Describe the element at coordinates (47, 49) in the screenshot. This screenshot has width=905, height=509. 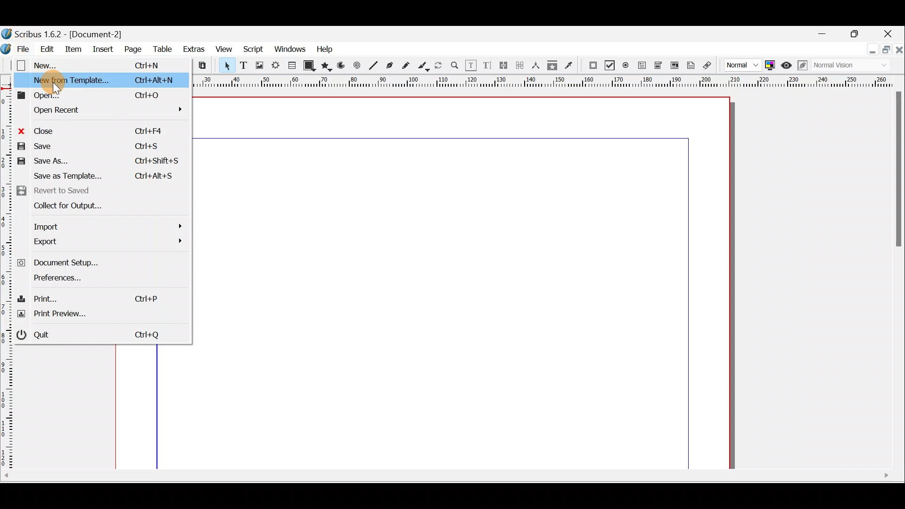
I see `Edit` at that location.